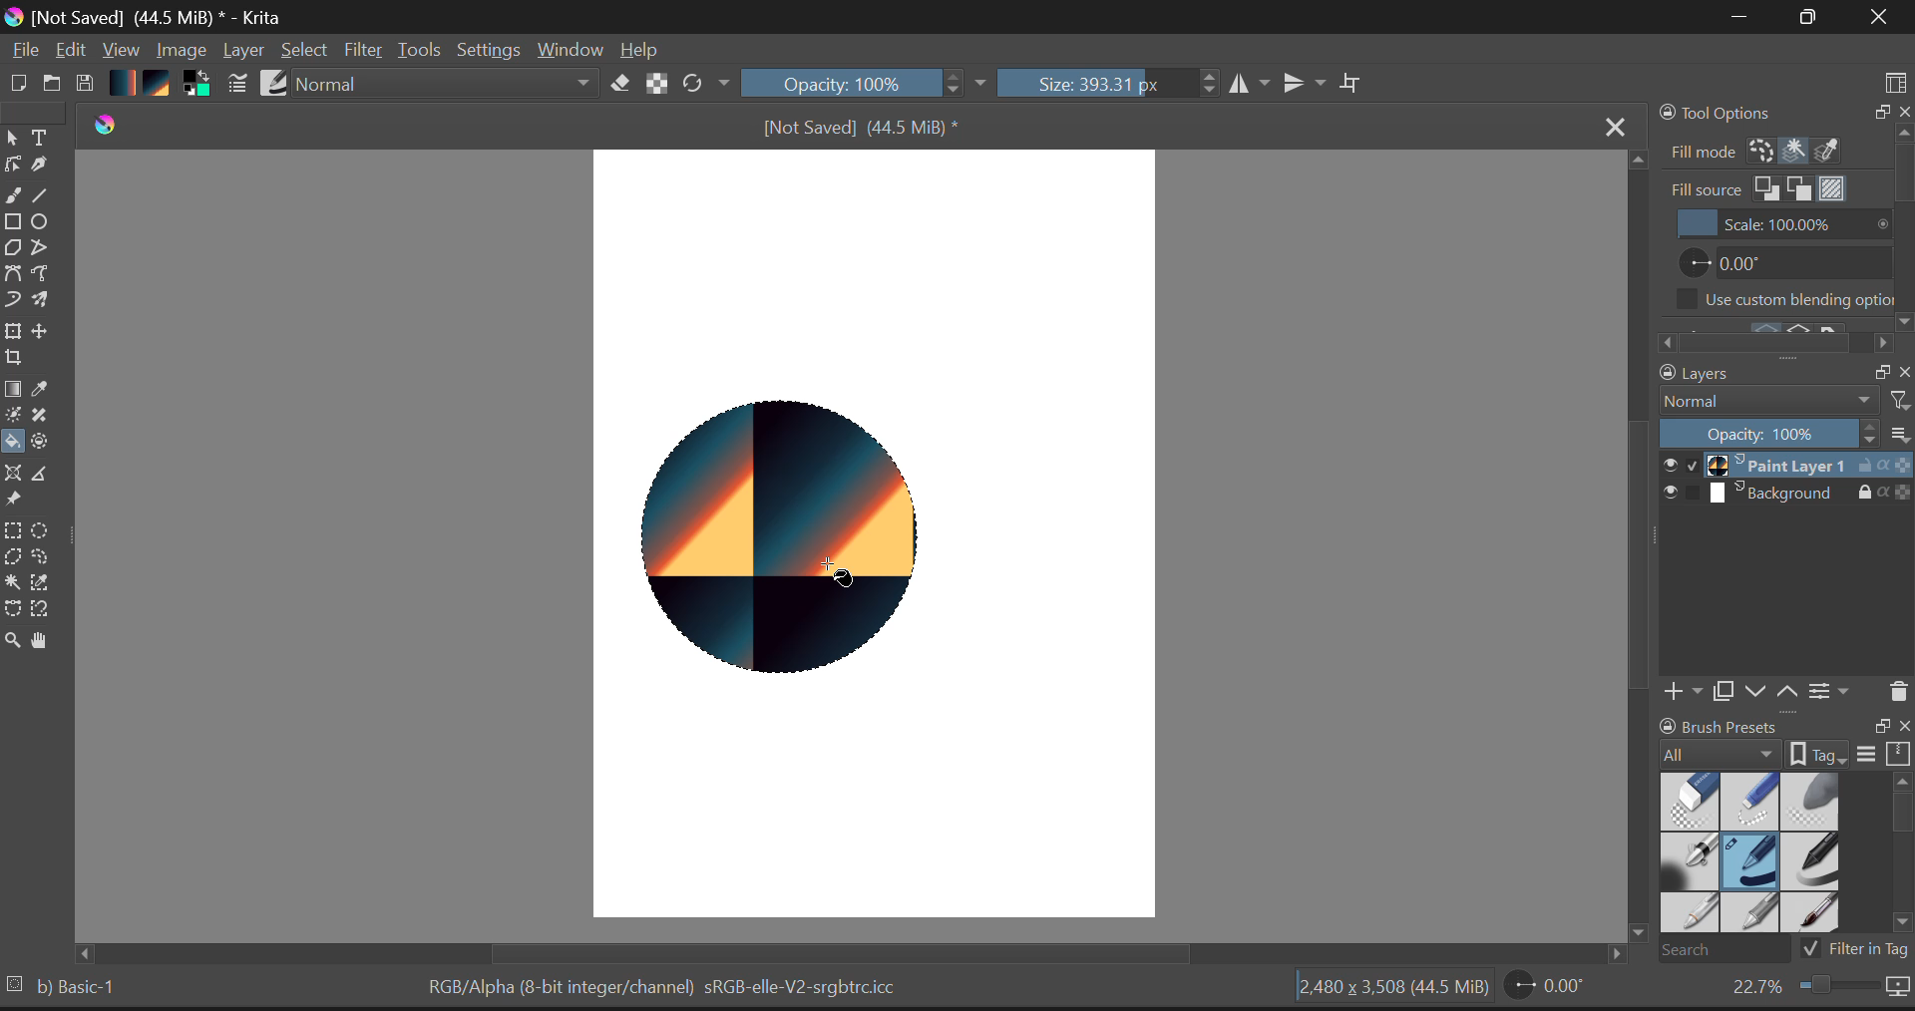 This screenshot has width=1915, height=1011. What do you see at coordinates (18, 443) in the screenshot?
I see `Cursor on Fill` at bounding box center [18, 443].